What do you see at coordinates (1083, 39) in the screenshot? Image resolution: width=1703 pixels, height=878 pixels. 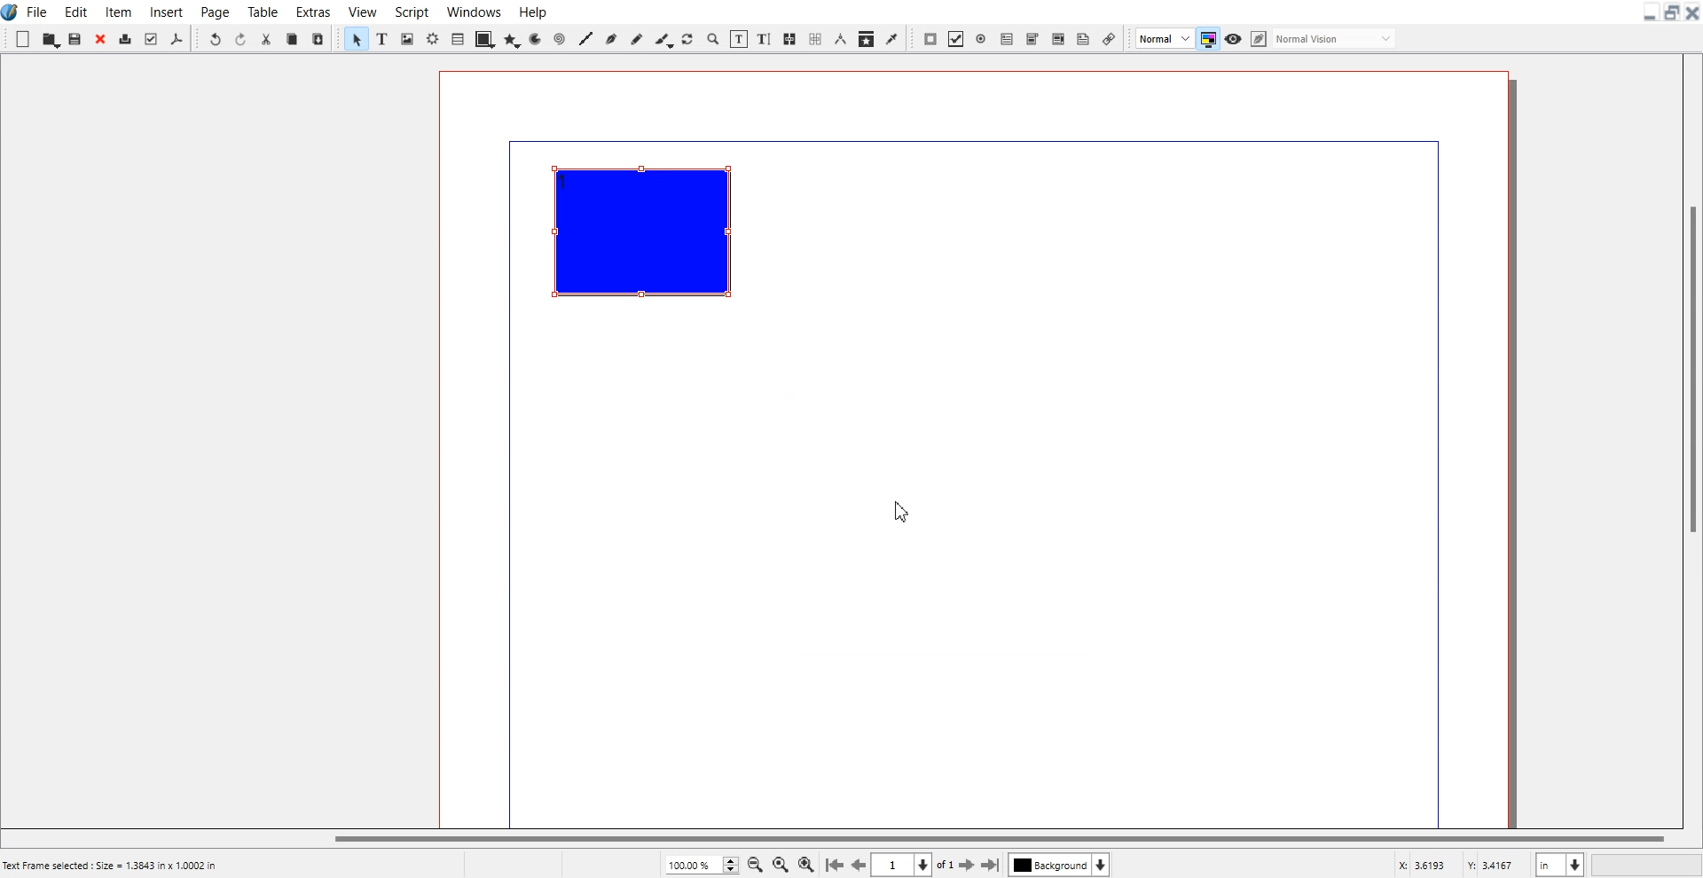 I see `Text Annotation` at bounding box center [1083, 39].